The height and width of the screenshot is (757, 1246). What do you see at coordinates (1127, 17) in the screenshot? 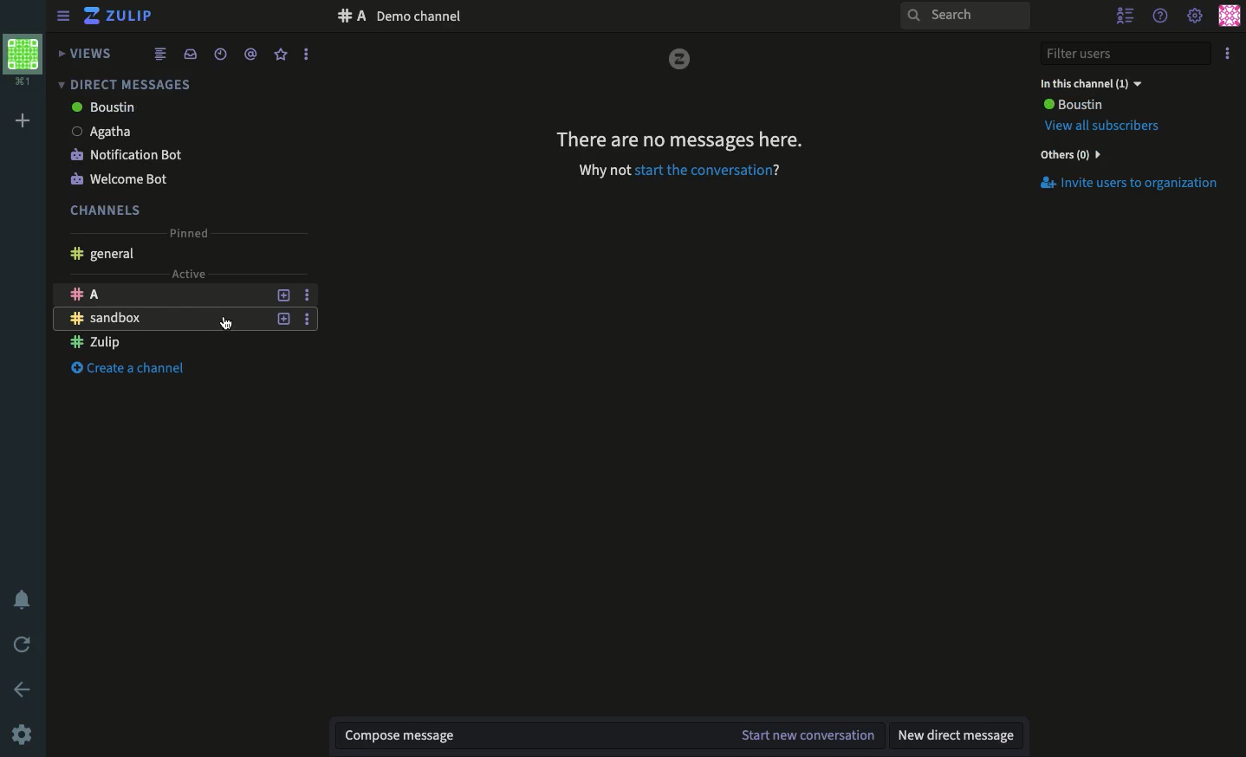
I see `Hide users list` at bounding box center [1127, 17].